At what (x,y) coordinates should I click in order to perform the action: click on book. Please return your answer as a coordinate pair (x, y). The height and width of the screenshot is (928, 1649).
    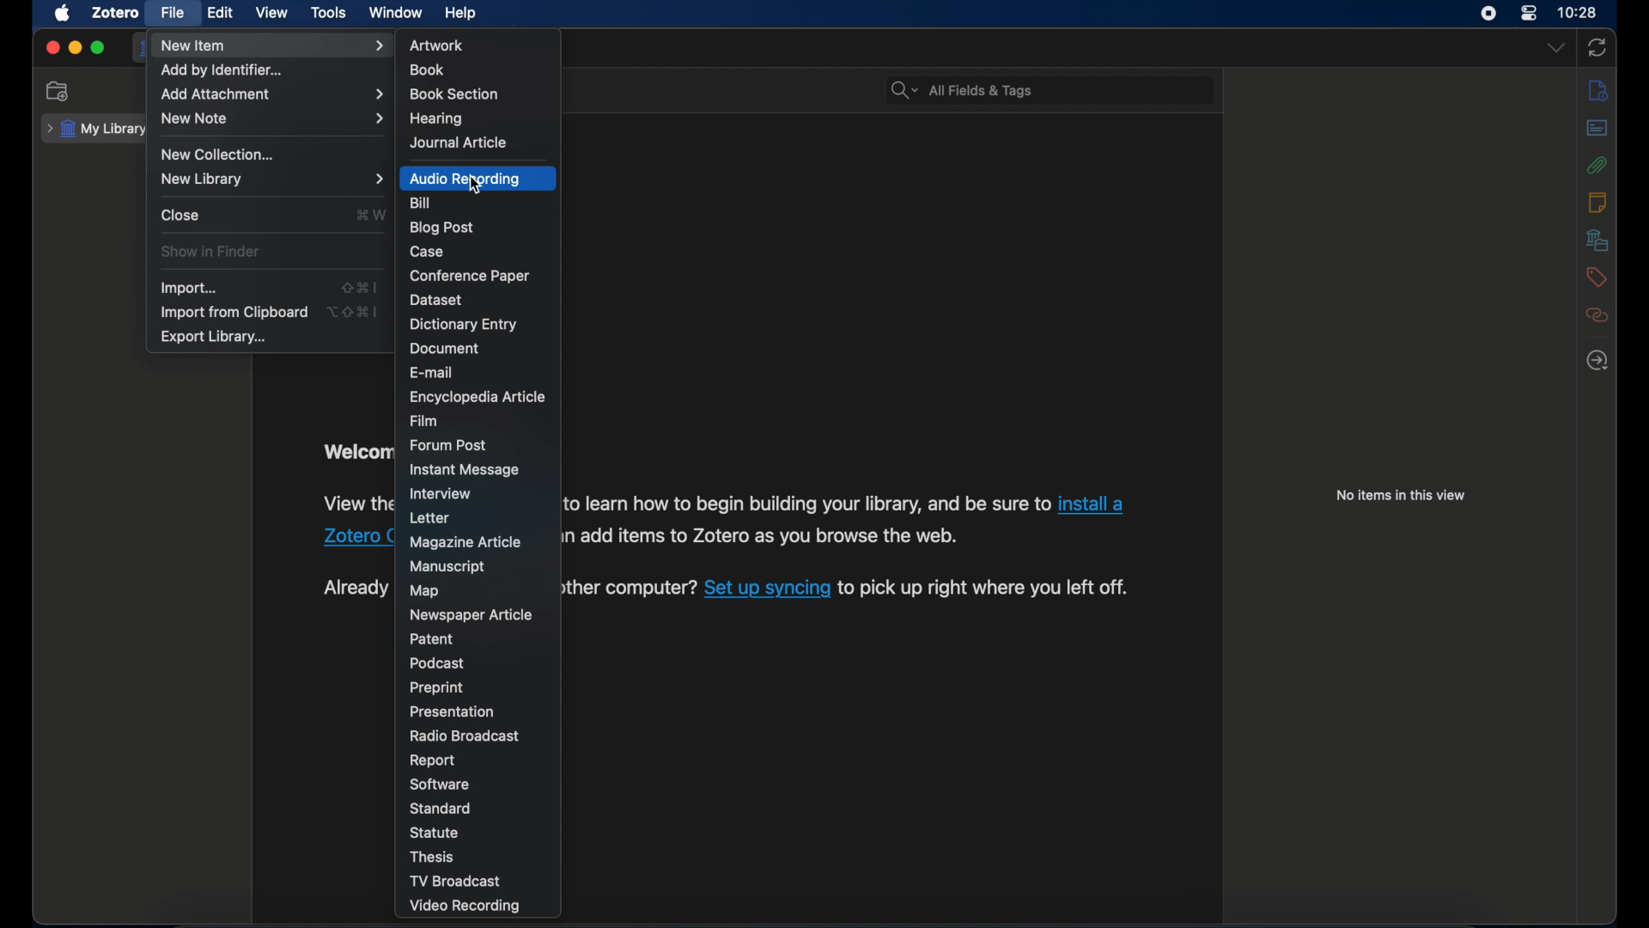
    Looking at the image, I should click on (429, 70).